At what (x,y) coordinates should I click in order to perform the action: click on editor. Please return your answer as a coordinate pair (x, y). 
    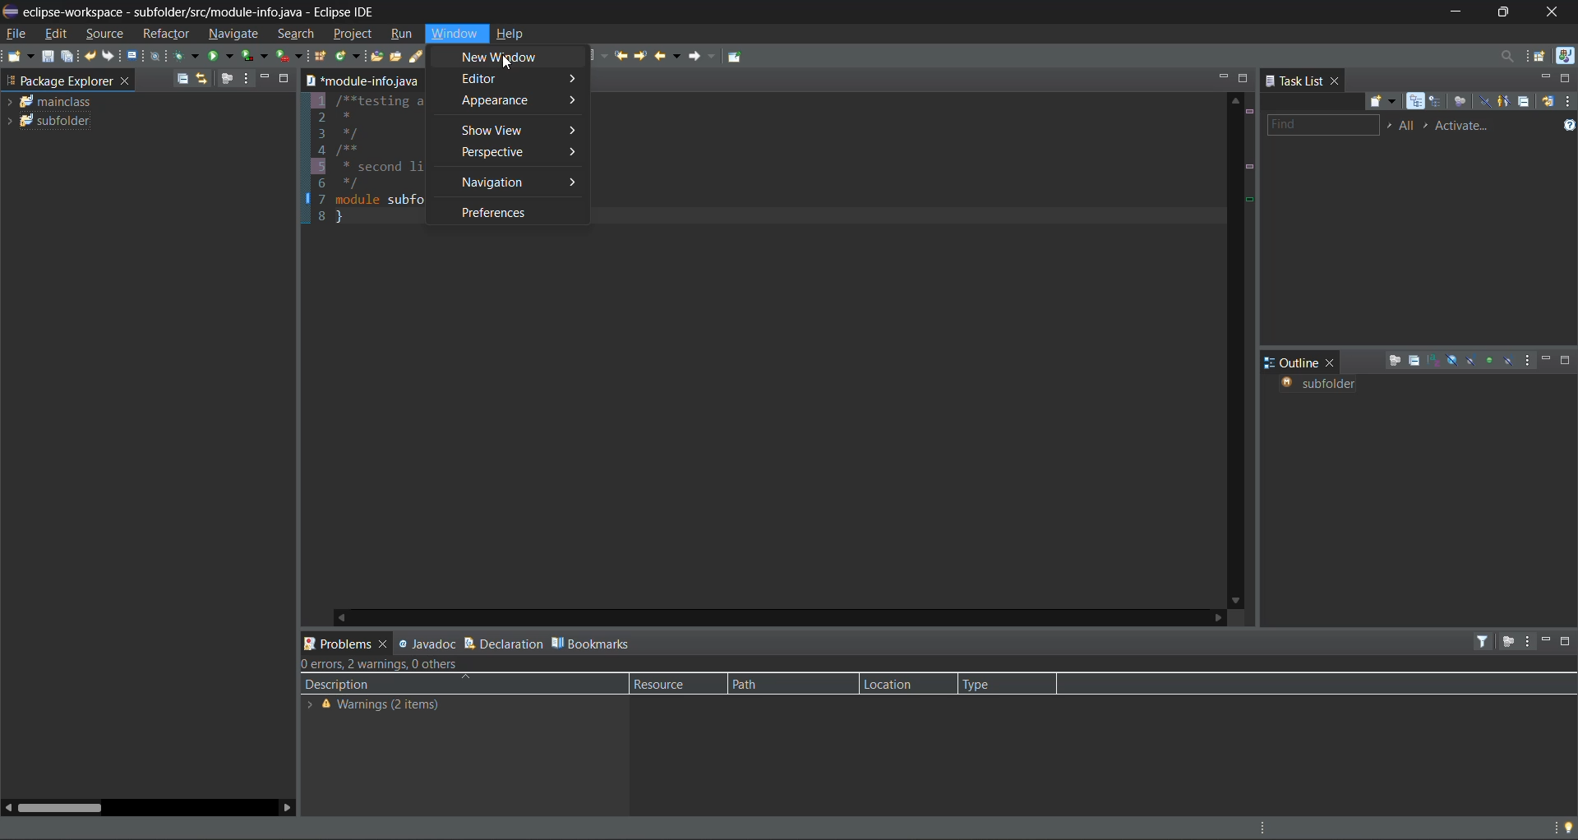
    Looking at the image, I should click on (518, 80).